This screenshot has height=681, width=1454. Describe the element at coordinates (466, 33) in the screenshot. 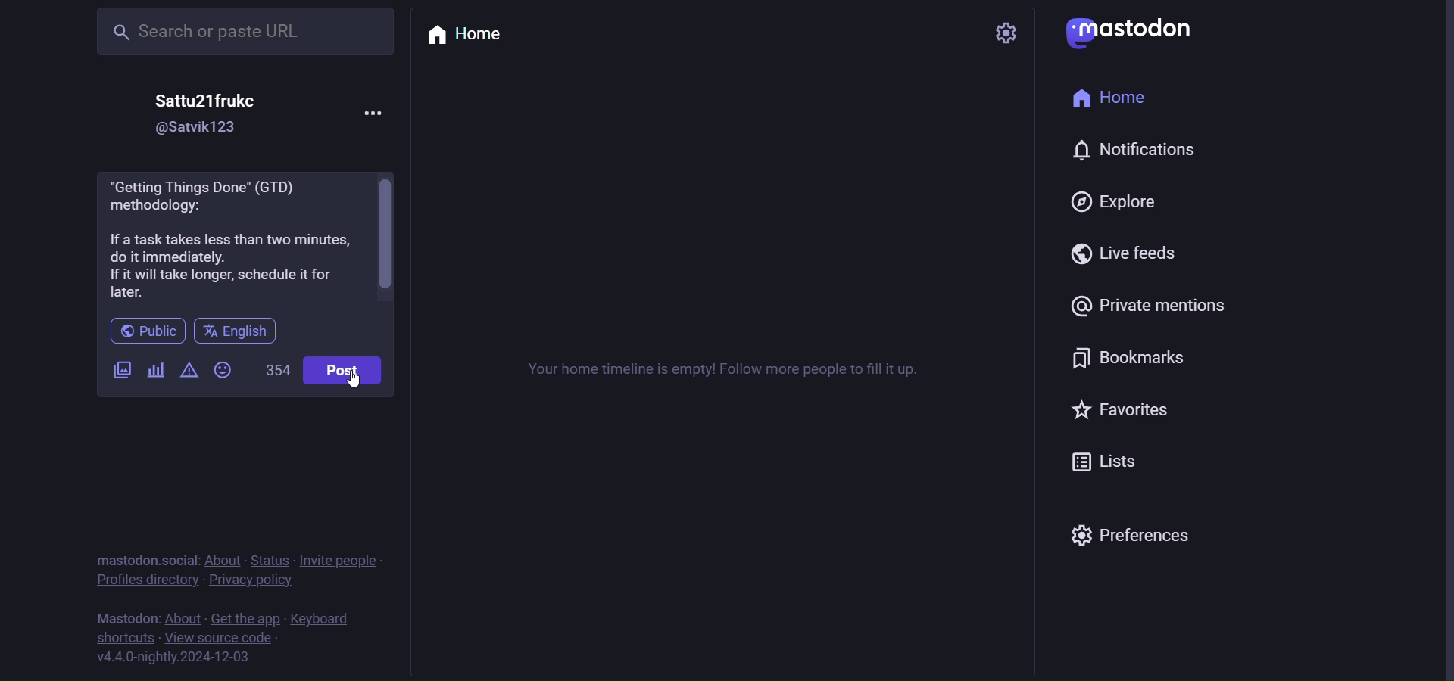

I see `home` at that location.